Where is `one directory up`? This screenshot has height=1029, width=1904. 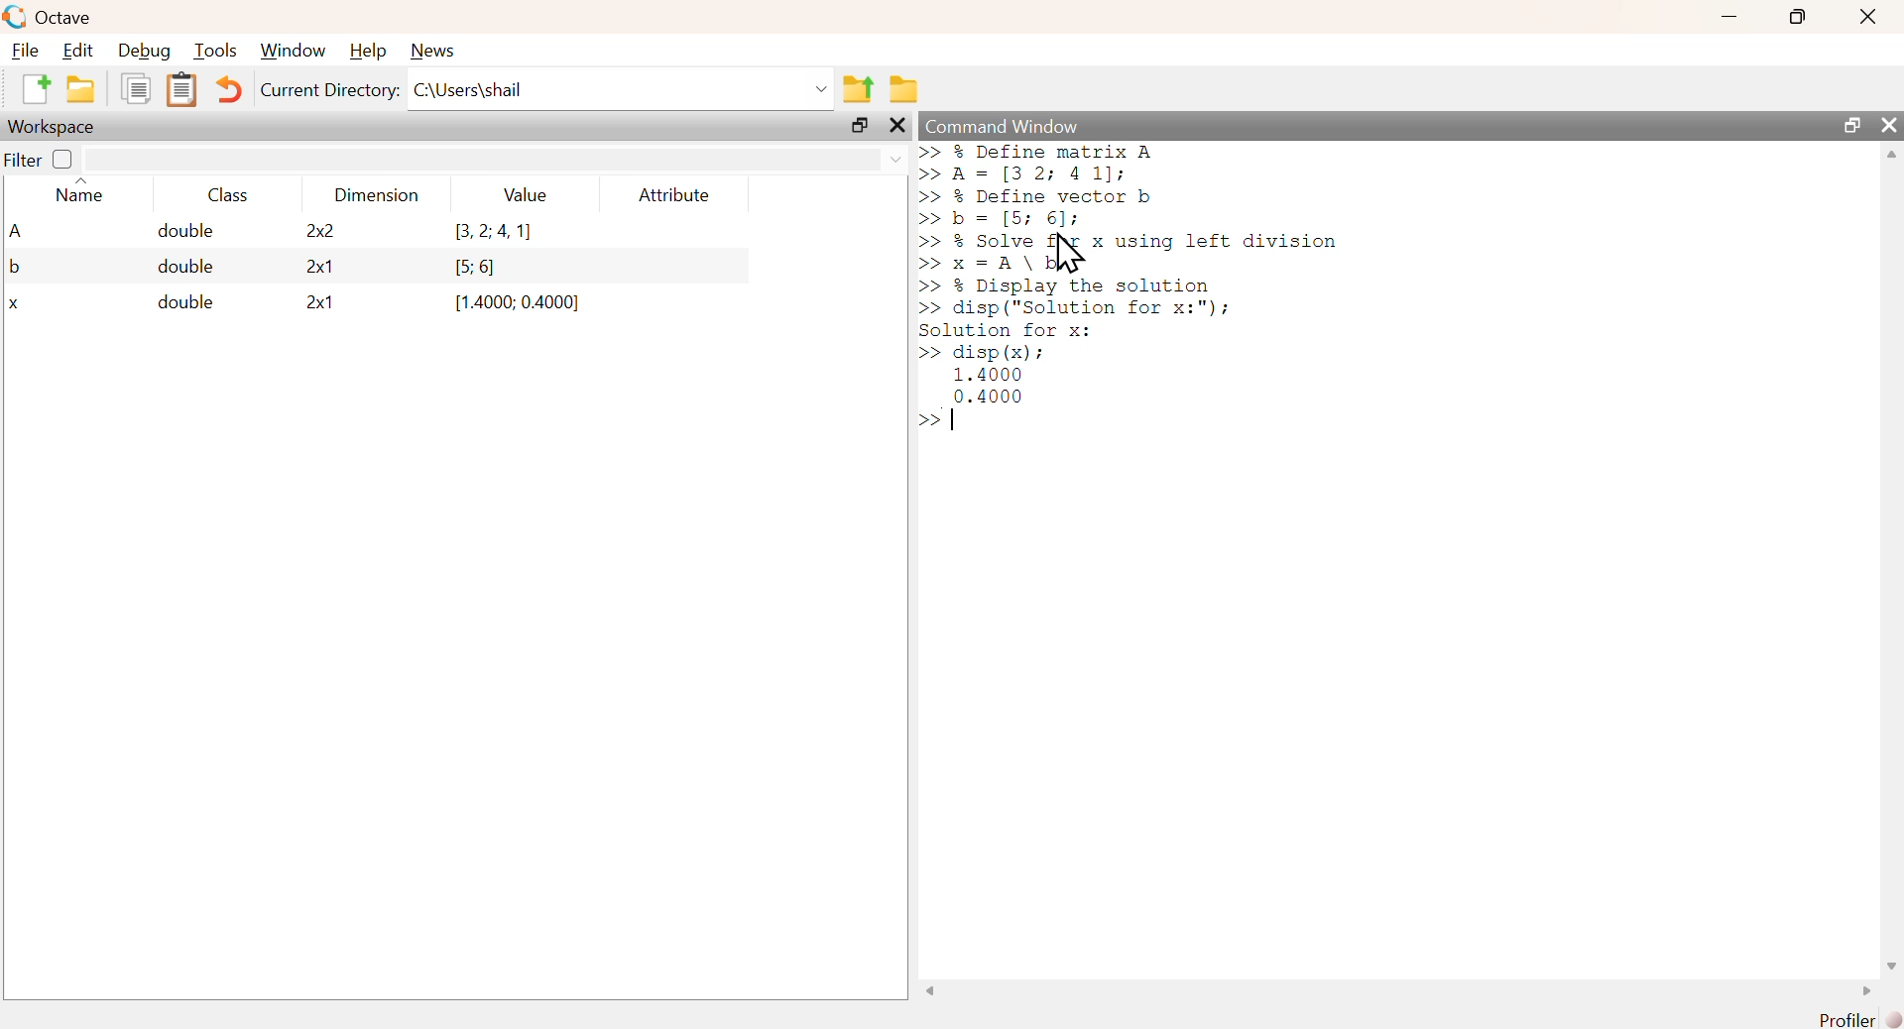
one directory up is located at coordinates (861, 89).